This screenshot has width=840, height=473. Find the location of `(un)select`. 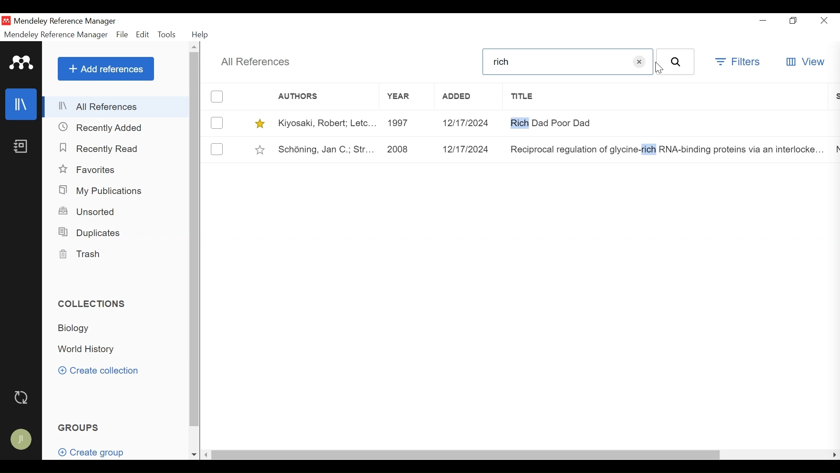

(un)select is located at coordinates (217, 123).